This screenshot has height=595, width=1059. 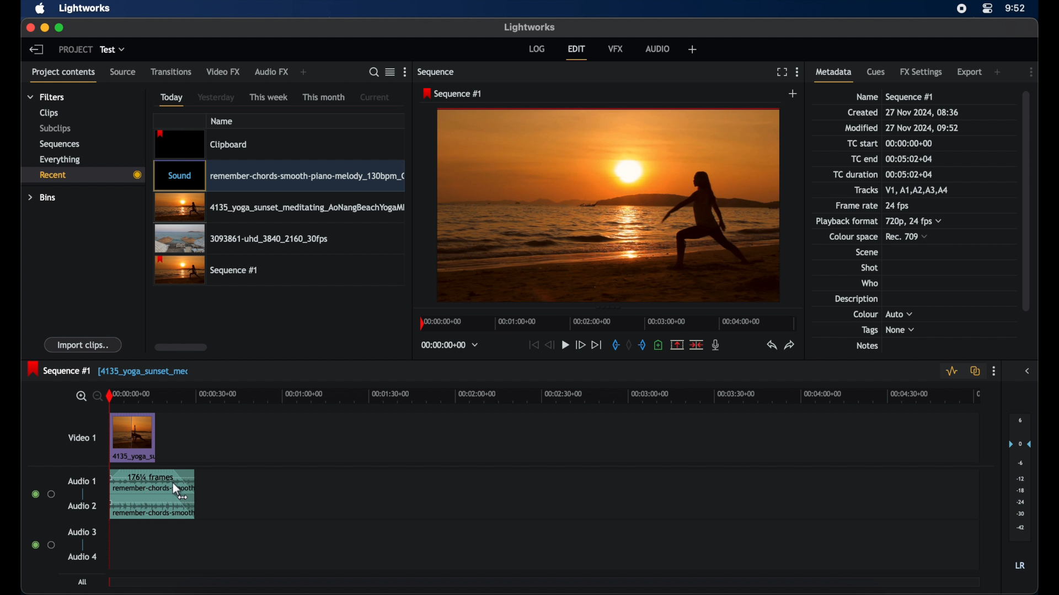 What do you see at coordinates (597, 345) in the screenshot?
I see `jump to end` at bounding box center [597, 345].